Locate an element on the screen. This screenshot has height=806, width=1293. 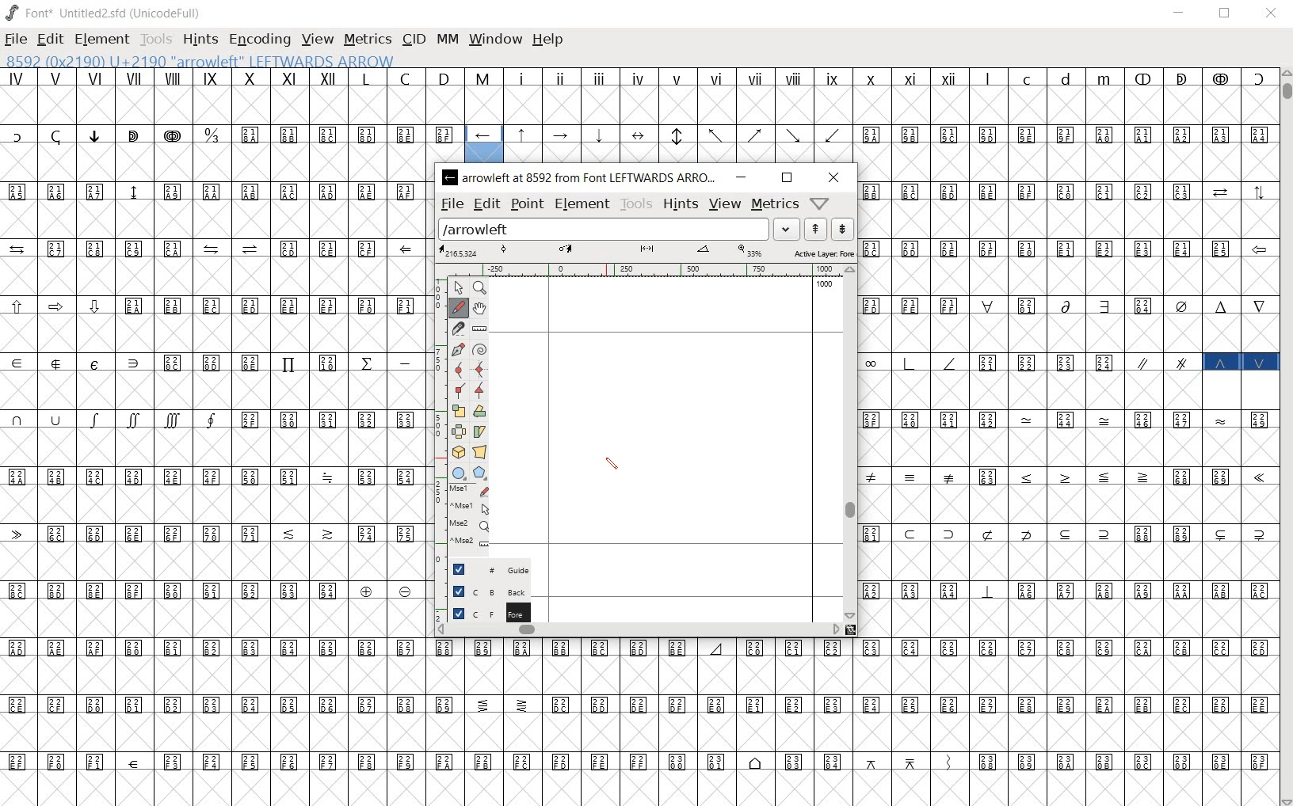
mm is located at coordinates (448, 39).